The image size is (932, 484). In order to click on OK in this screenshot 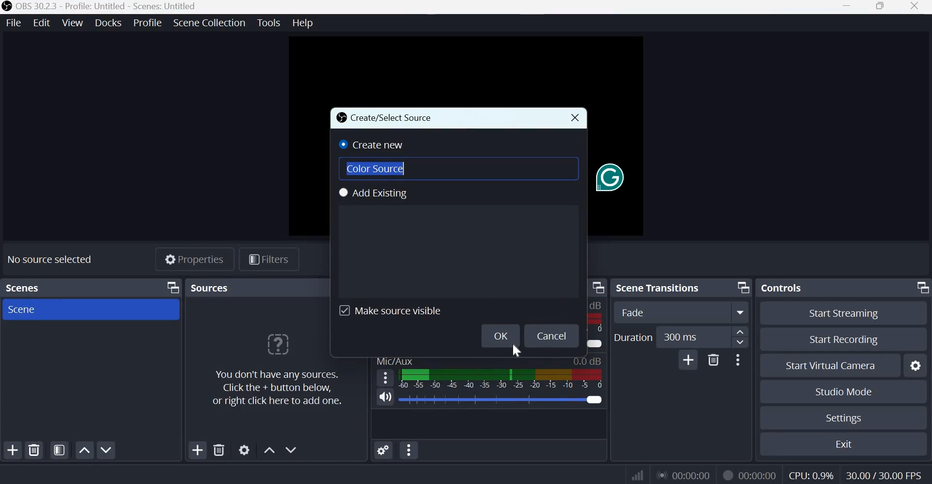, I will do `click(499, 333)`.